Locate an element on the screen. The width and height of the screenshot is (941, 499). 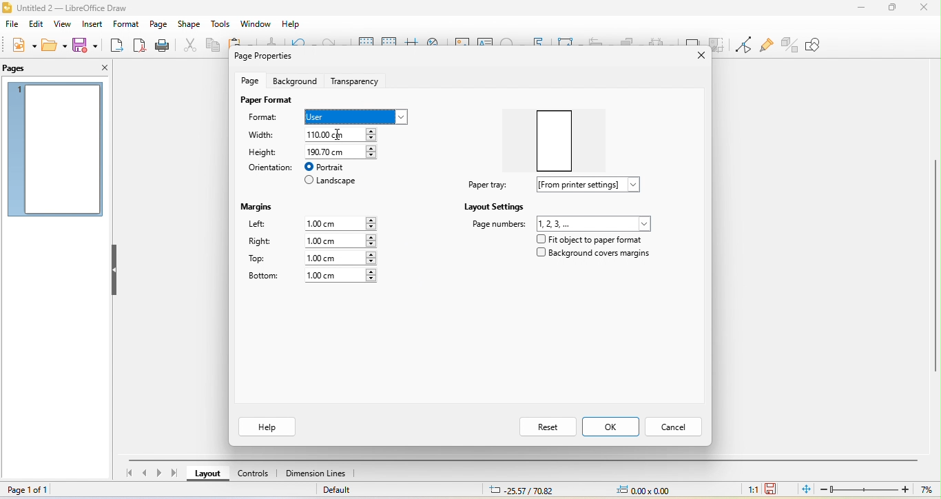
dimension line is located at coordinates (316, 474).